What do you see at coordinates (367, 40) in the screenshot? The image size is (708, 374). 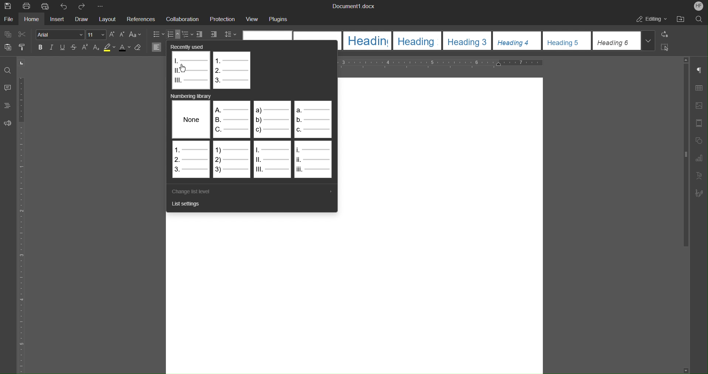 I see `Heading 1` at bounding box center [367, 40].